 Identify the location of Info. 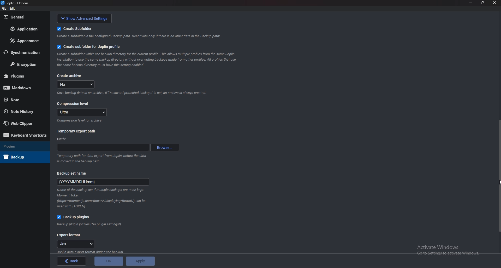
(138, 37).